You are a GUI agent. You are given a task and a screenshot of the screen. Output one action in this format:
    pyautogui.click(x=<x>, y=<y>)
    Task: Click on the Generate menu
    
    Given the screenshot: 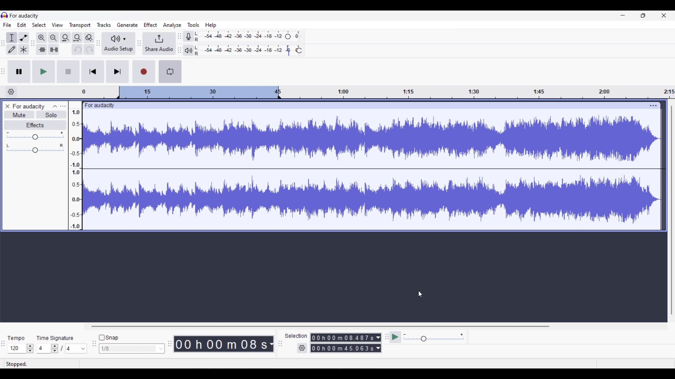 What is the action you would take?
    pyautogui.click(x=127, y=25)
    